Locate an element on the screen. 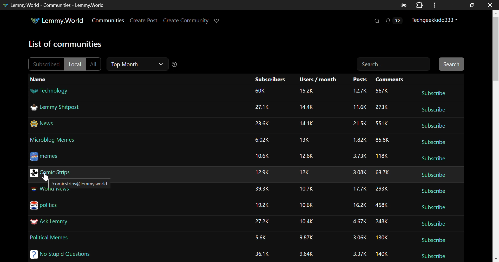 Image resolution: width=499 pixels, height=262 pixels. Lemmy Shitpost is located at coordinates (58, 109).